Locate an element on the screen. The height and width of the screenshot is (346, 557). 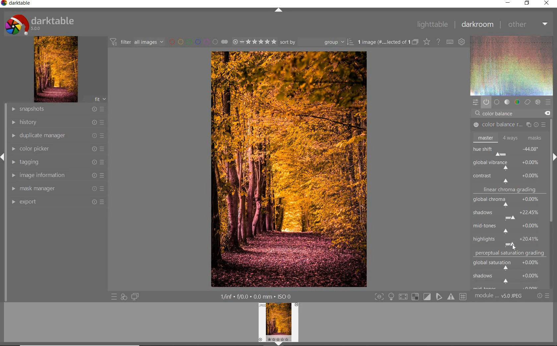
reset or preset & preference is located at coordinates (543, 296).